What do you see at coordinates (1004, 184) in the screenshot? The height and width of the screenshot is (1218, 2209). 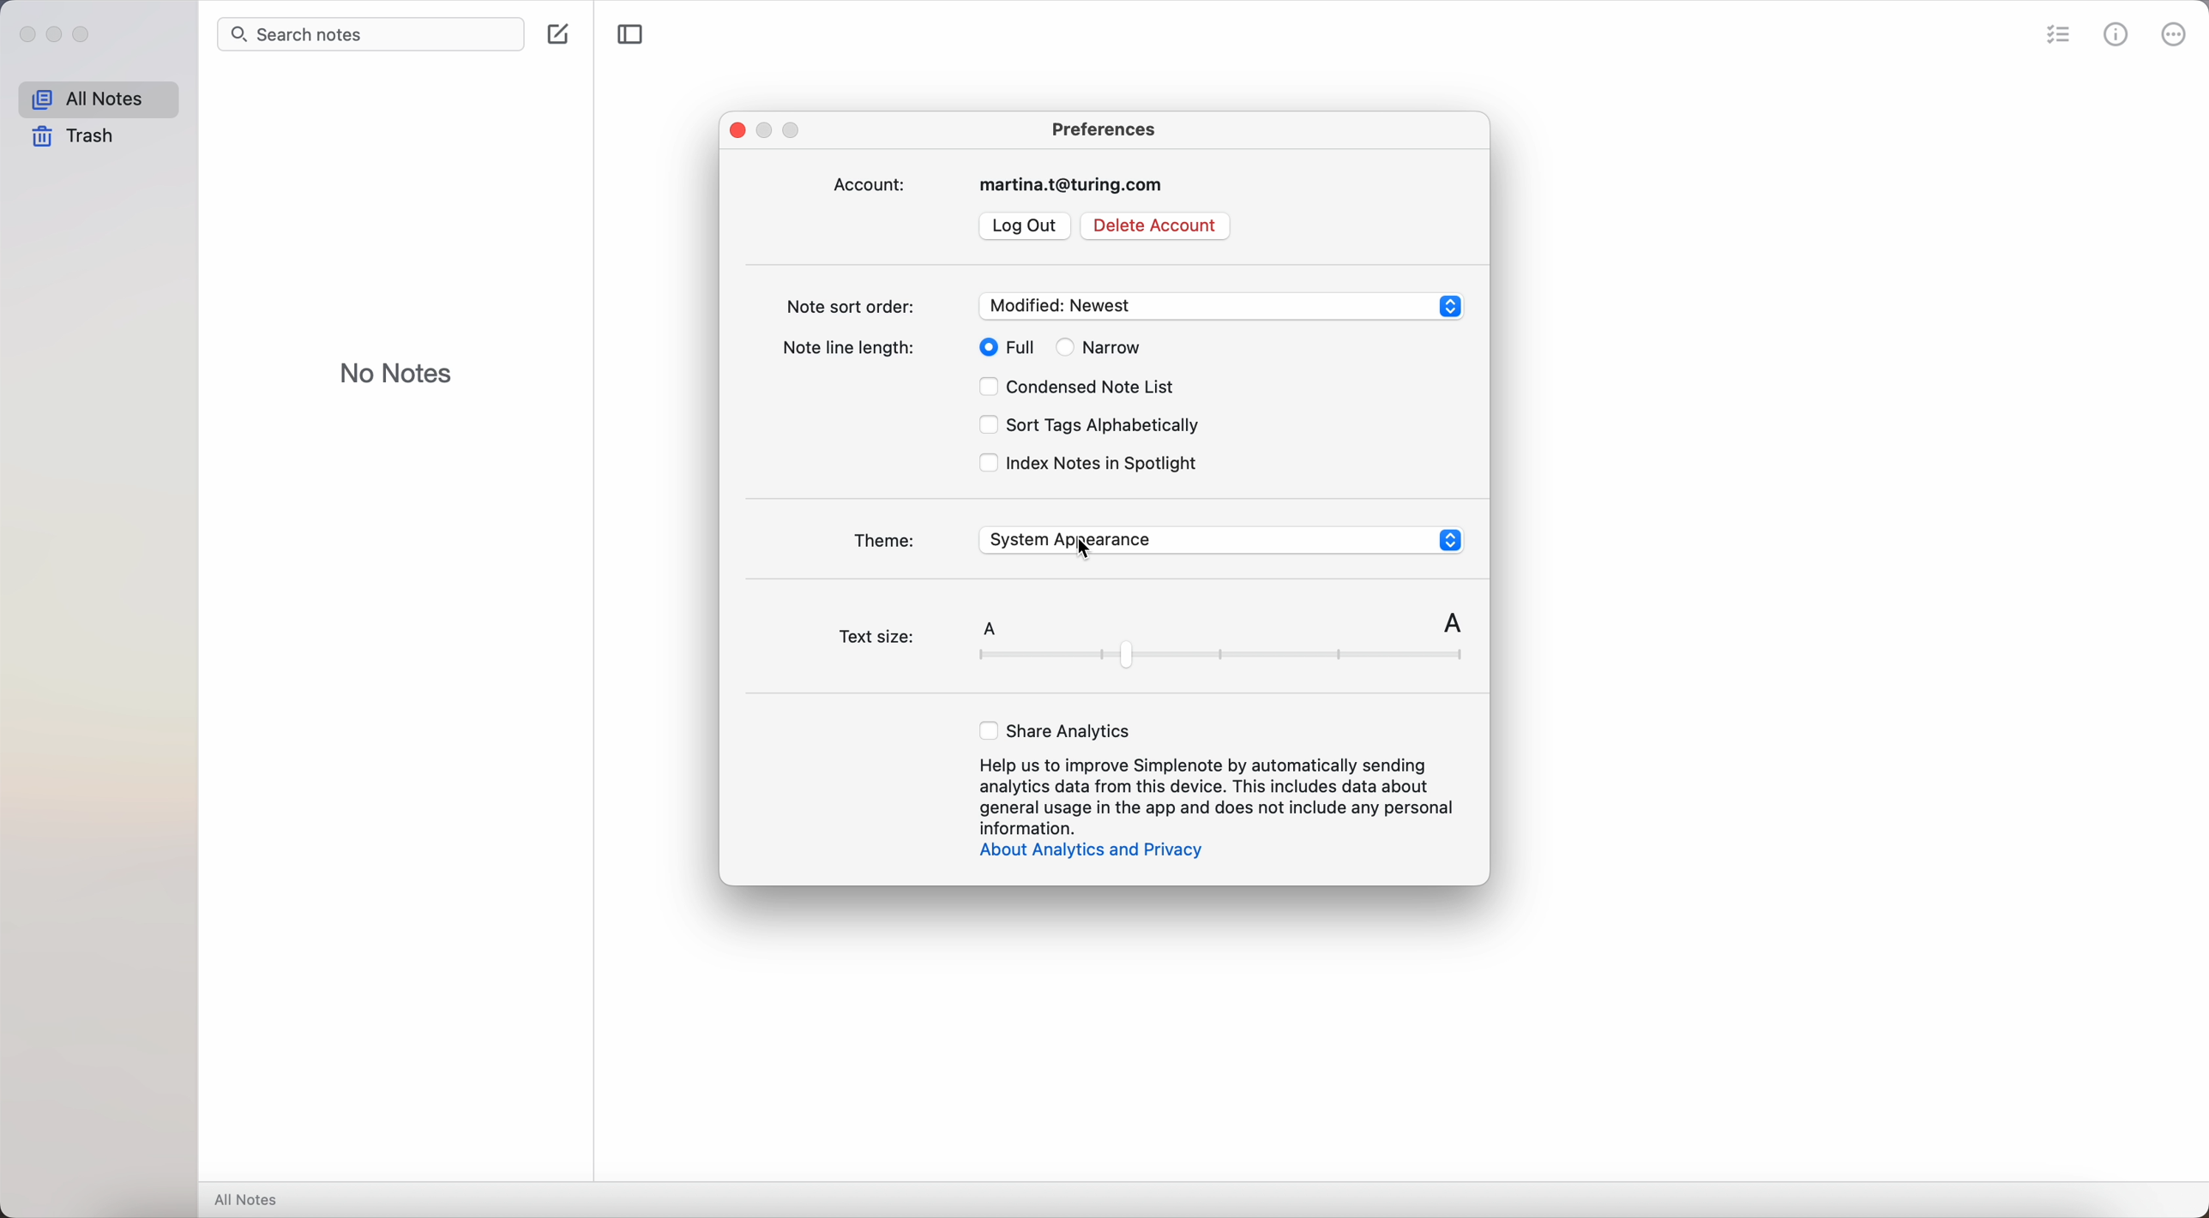 I see `account` at bounding box center [1004, 184].